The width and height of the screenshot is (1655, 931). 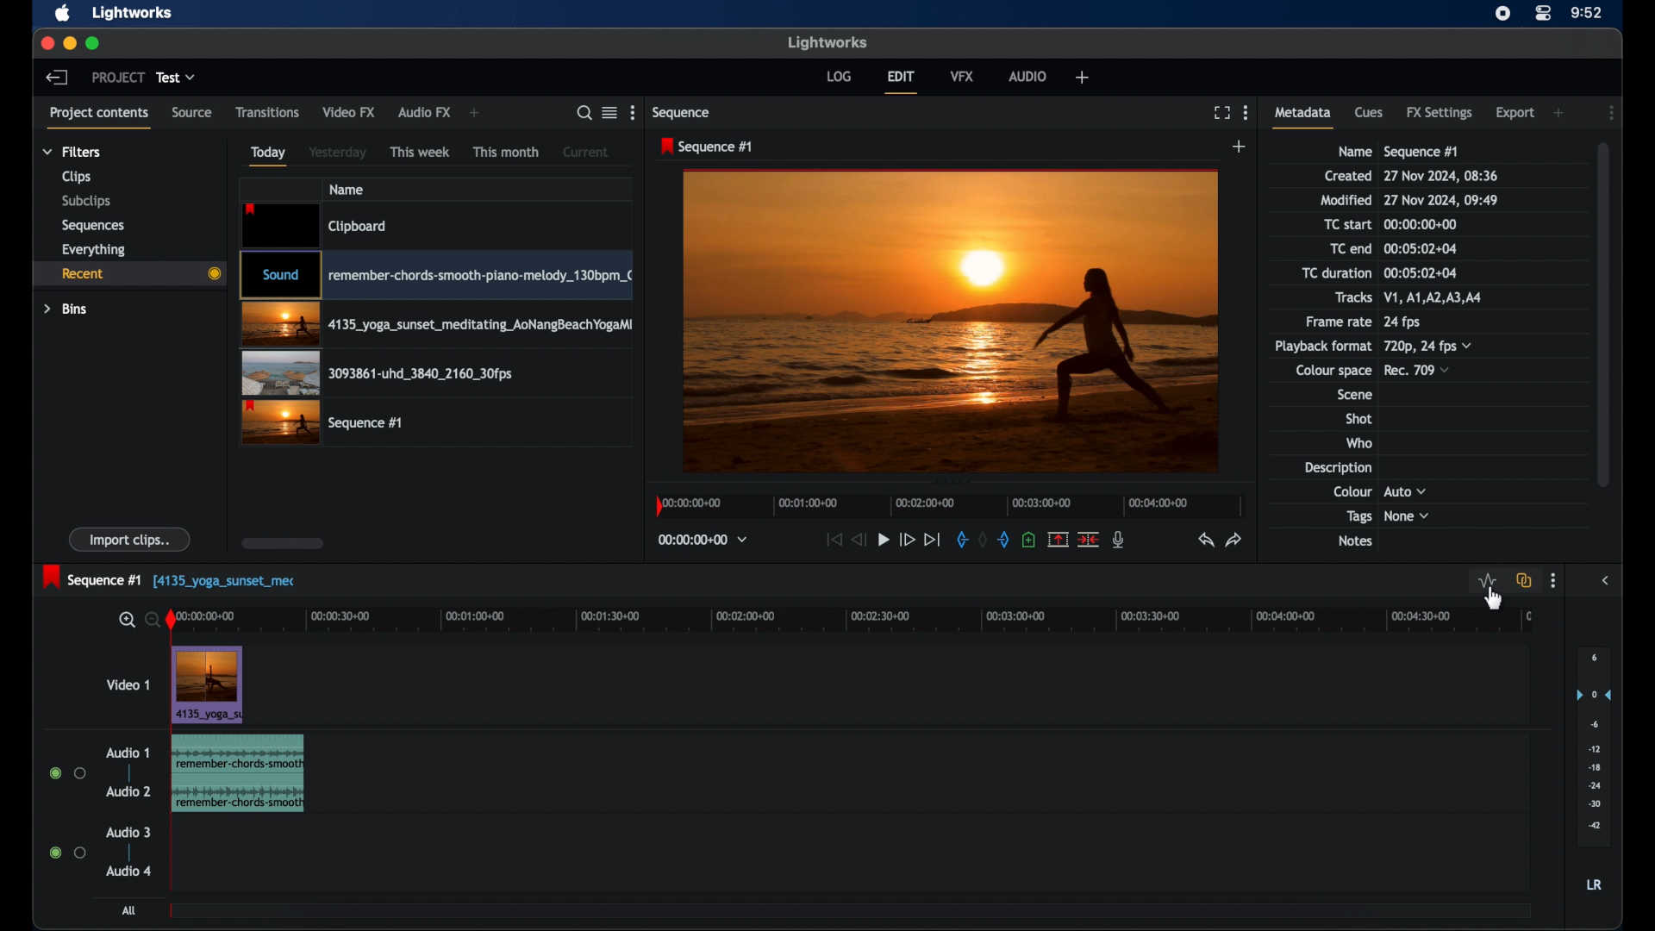 What do you see at coordinates (1605, 581) in the screenshot?
I see `sidebar` at bounding box center [1605, 581].